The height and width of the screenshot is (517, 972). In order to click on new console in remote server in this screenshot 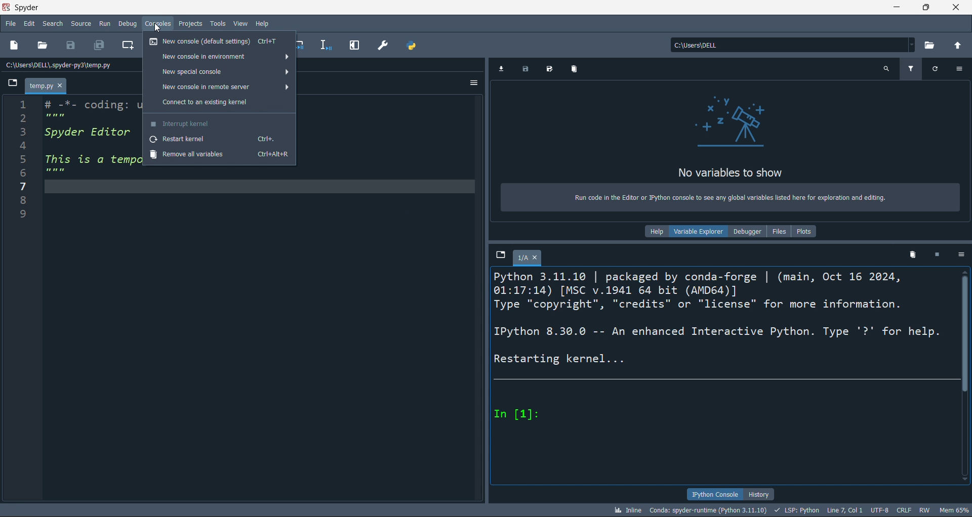, I will do `click(219, 88)`.